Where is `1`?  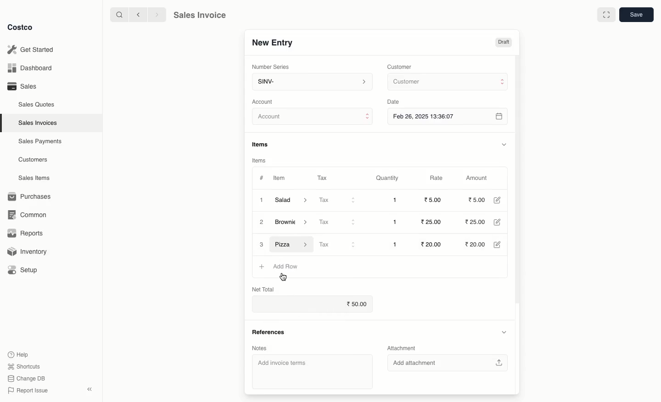 1 is located at coordinates (395, 245).